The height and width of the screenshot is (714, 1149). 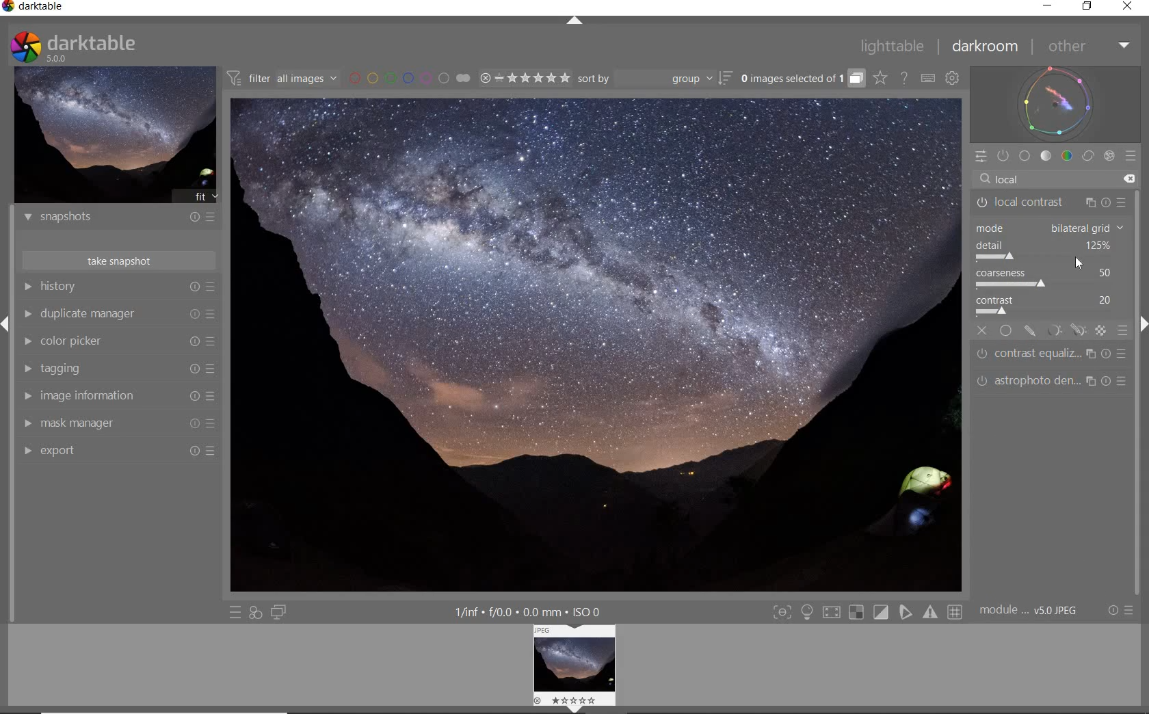 What do you see at coordinates (1090, 200) in the screenshot?
I see `multiple instance actions` at bounding box center [1090, 200].